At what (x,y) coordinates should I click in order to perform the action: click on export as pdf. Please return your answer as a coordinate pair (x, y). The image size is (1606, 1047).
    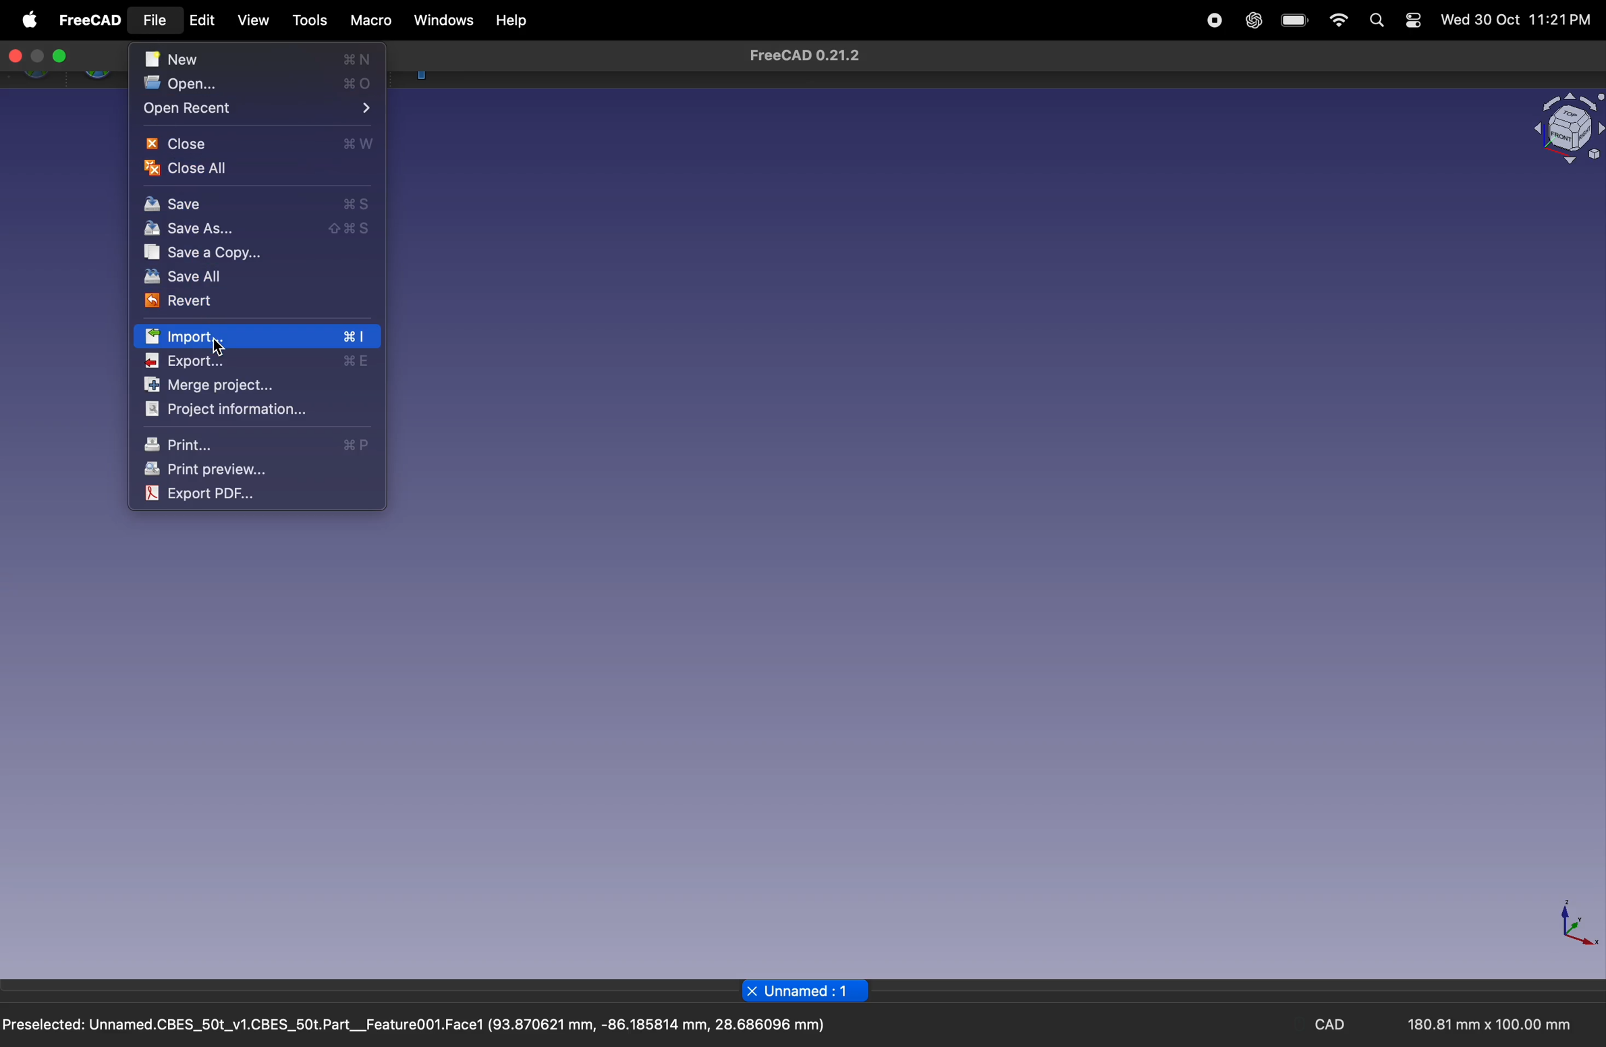
    Looking at the image, I should click on (223, 493).